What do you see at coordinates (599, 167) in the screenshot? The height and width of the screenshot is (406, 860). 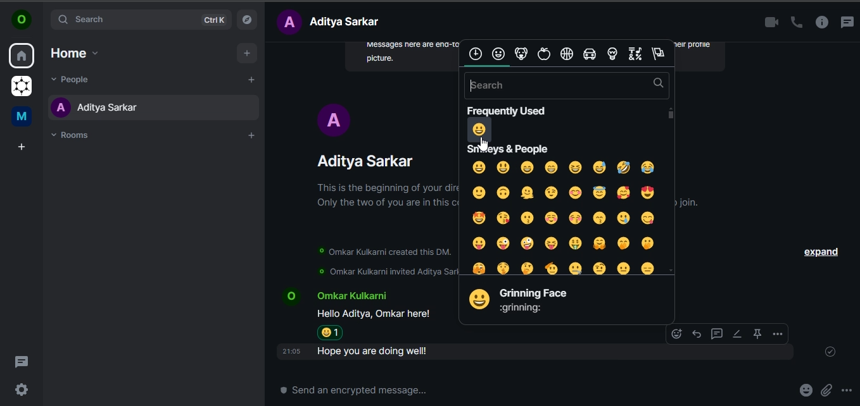 I see `grinning facewith sweat` at bounding box center [599, 167].